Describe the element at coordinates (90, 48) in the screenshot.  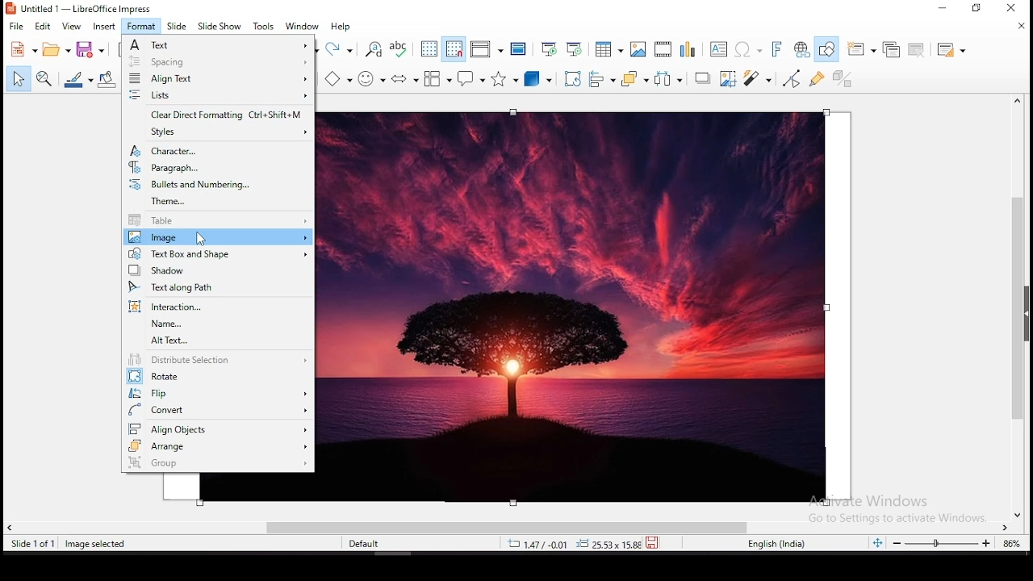
I see `save` at that location.